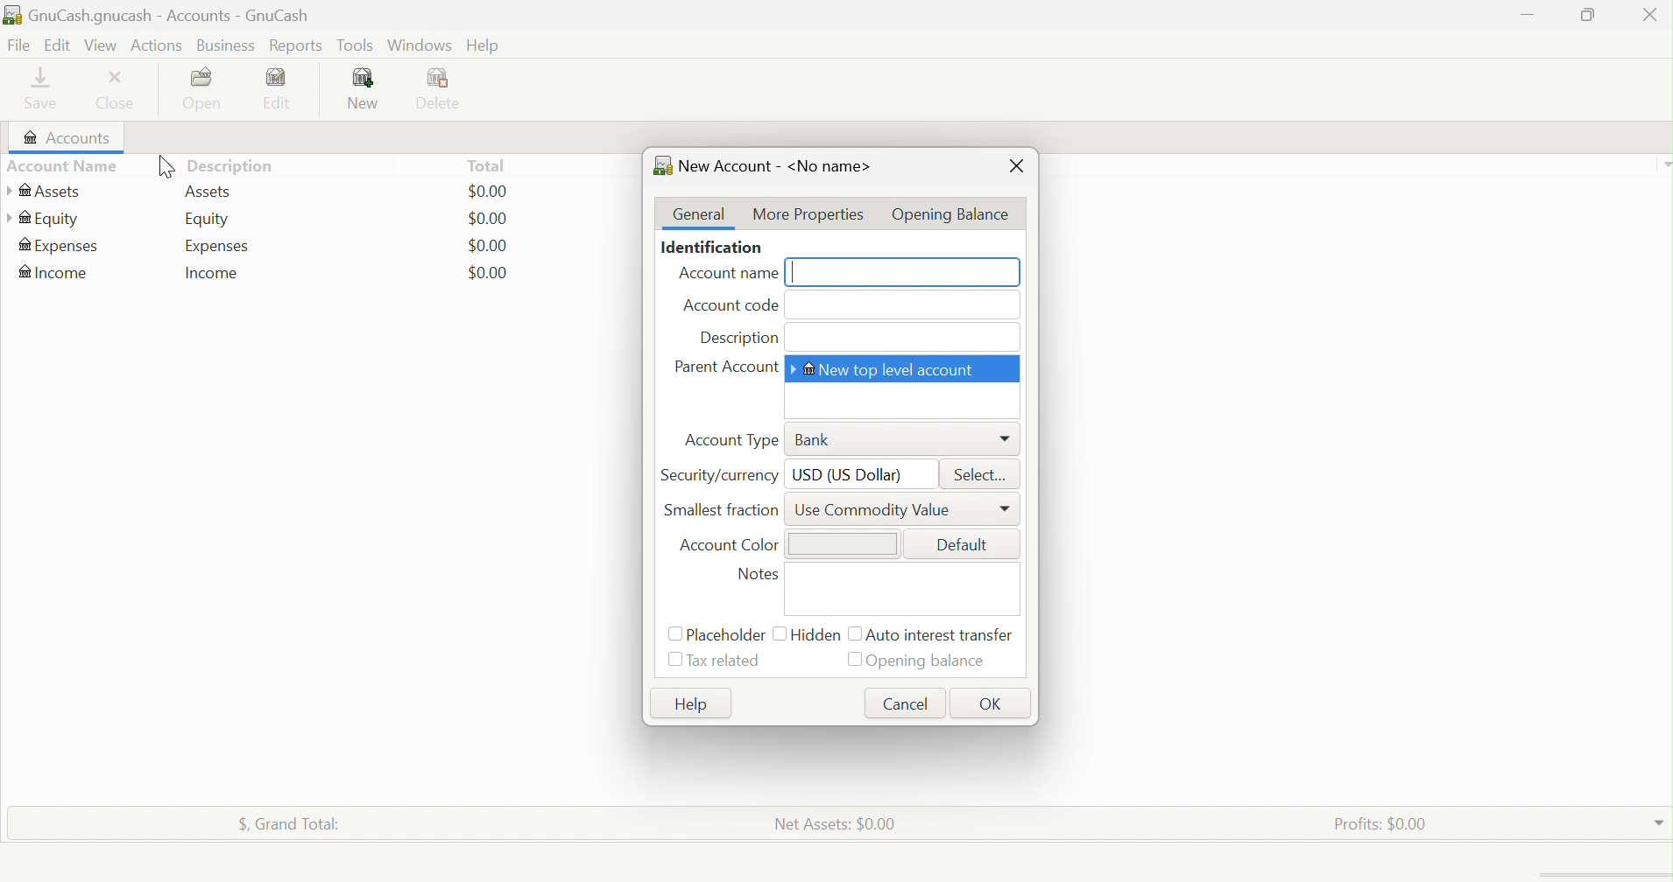  I want to click on Open, so click(206, 89).